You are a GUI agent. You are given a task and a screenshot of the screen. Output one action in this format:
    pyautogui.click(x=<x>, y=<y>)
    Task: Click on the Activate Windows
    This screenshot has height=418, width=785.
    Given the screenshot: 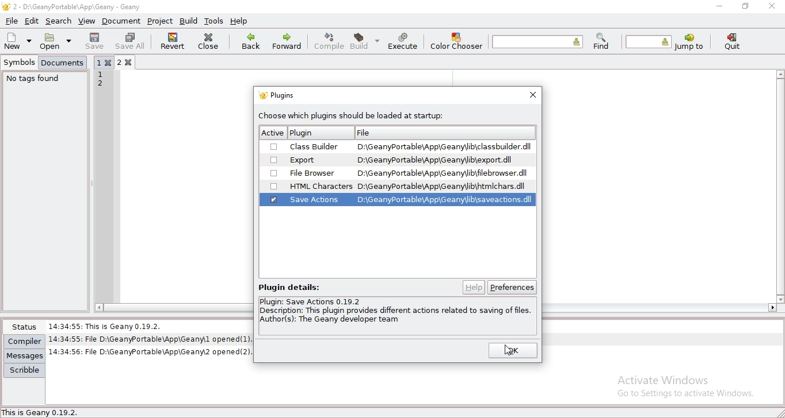 What is the action you would take?
    pyautogui.click(x=667, y=379)
    